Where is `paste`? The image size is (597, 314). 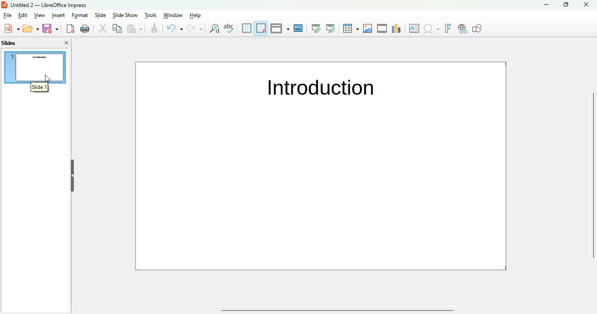
paste is located at coordinates (135, 28).